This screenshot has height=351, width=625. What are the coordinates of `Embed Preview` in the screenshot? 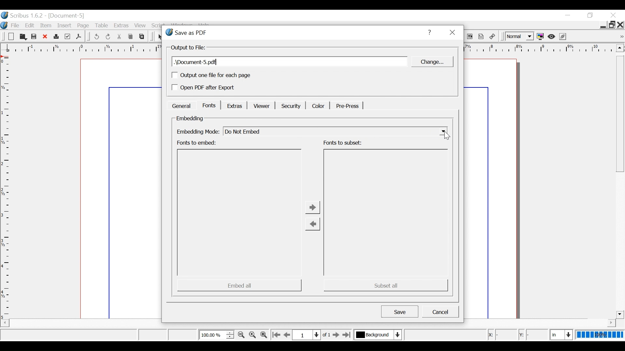 It's located at (240, 213).